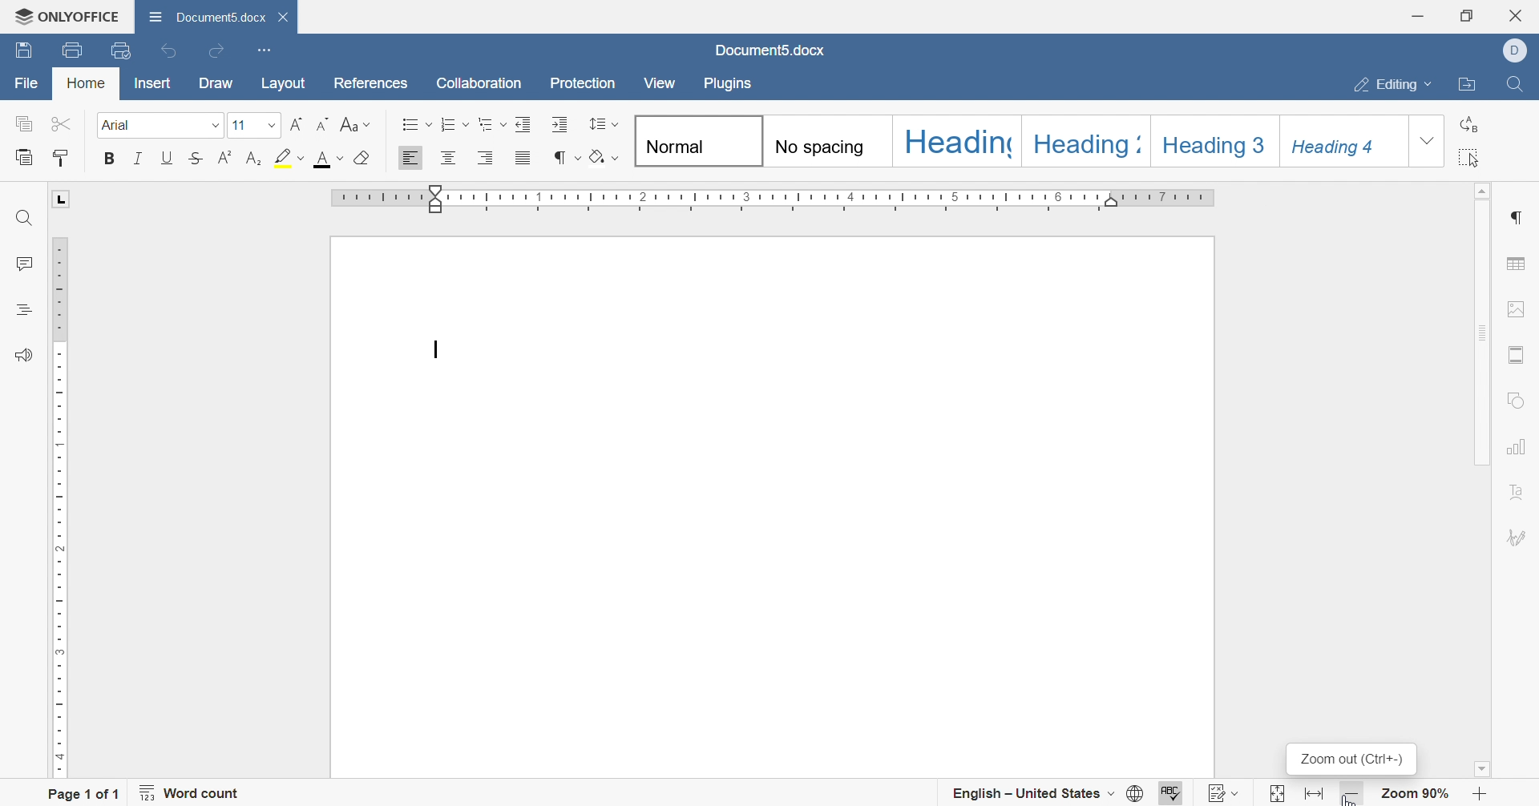 This screenshot has height=806, width=1539. I want to click on drop down, so click(1424, 141).